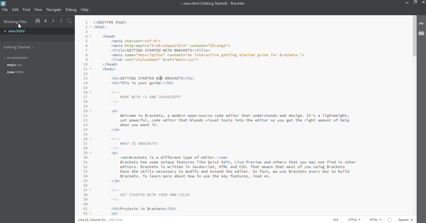  I want to click on brackets, so click(3, 4).